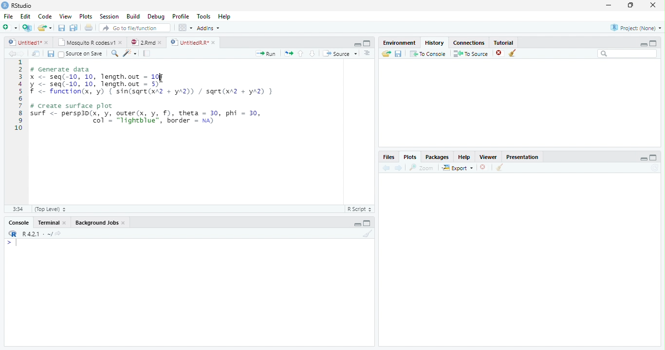 The height and width of the screenshot is (350, 665). I want to click on 1:1, so click(18, 209).